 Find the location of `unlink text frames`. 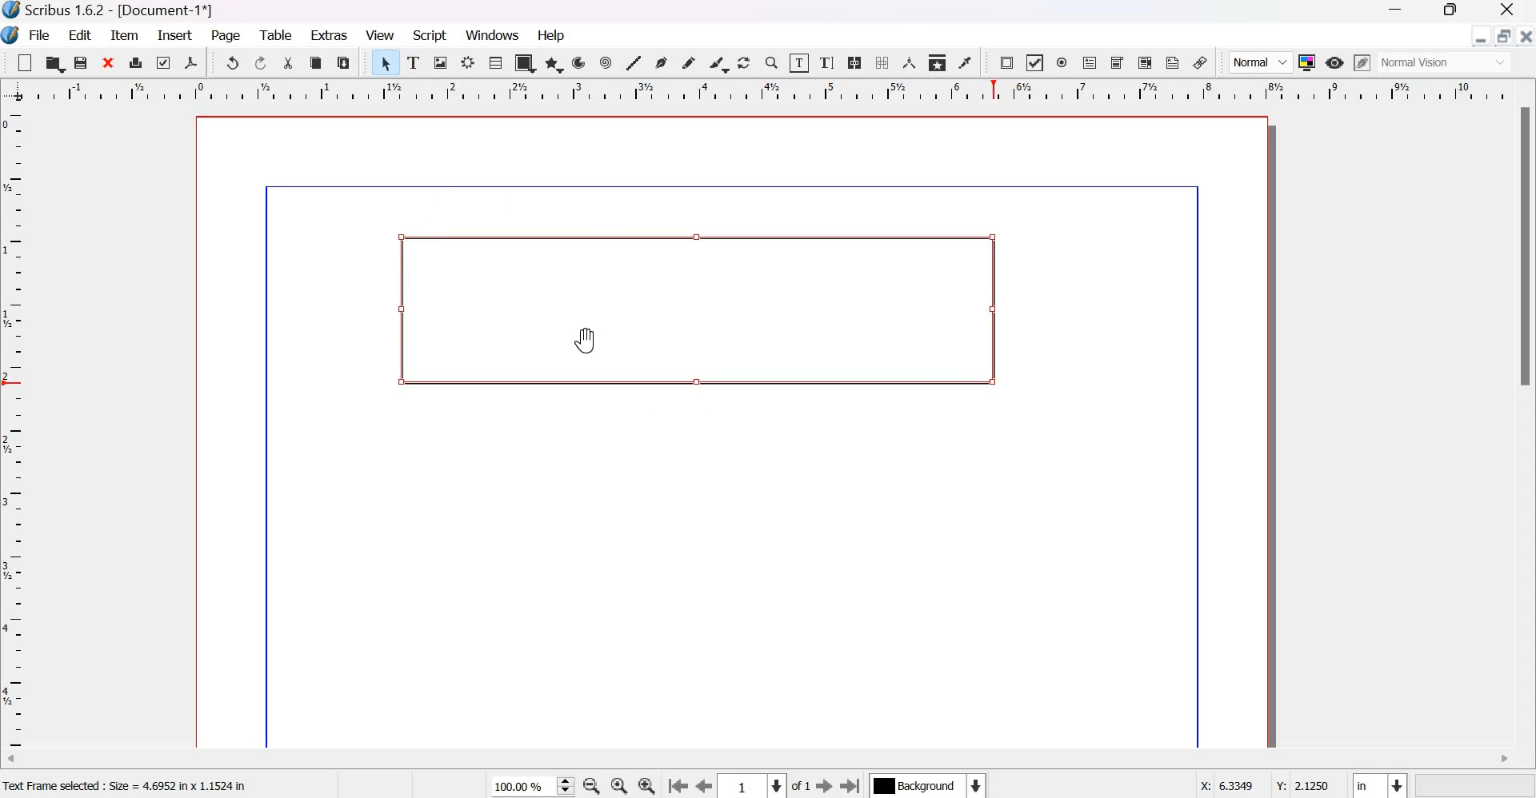

unlink text frames is located at coordinates (881, 62).